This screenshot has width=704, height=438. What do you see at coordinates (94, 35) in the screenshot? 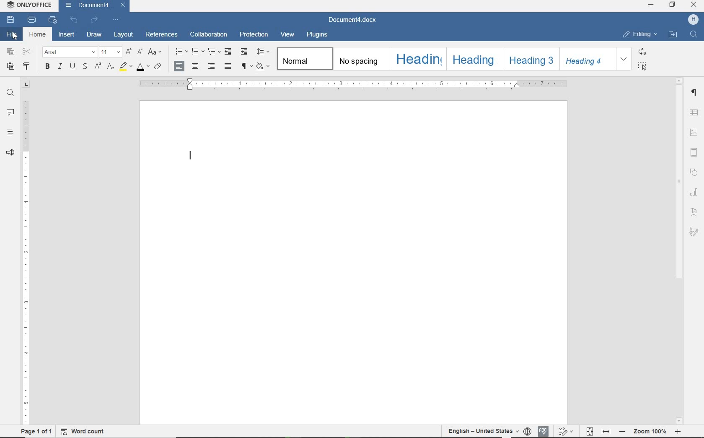
I see `draw` at bounding box center [94, 35].